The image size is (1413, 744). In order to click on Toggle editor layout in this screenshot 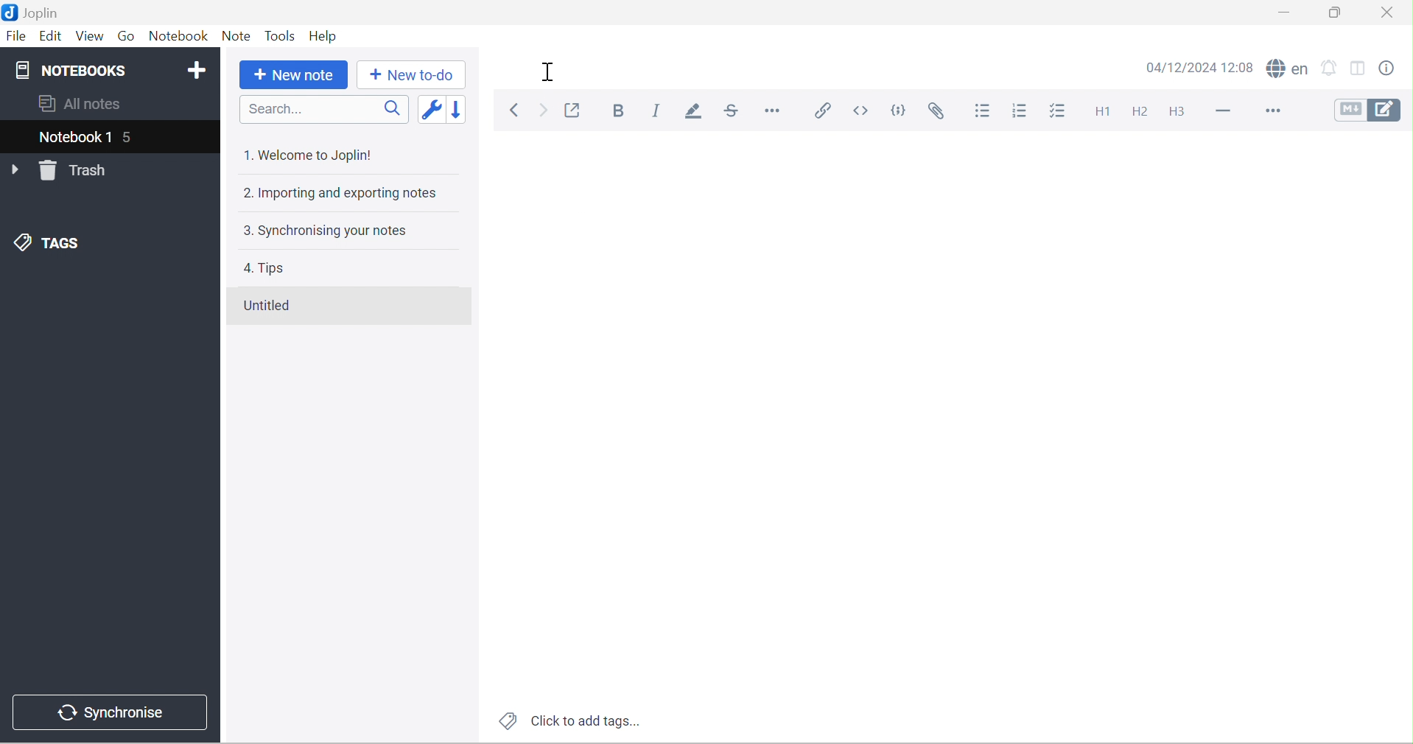, I will do `click(1361, 66)`.